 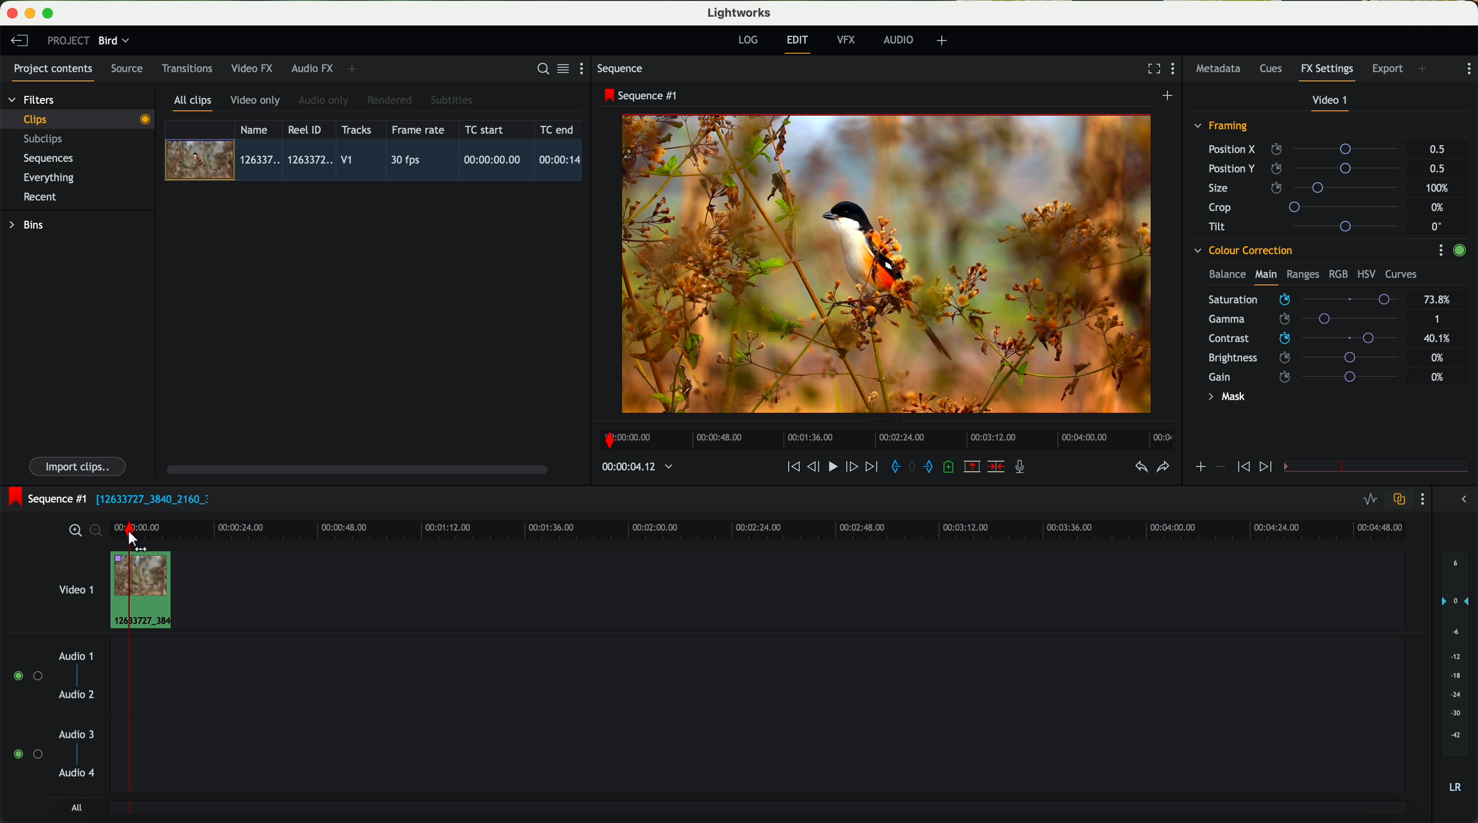 I want to click on timeline, so click(x=631, y=467).